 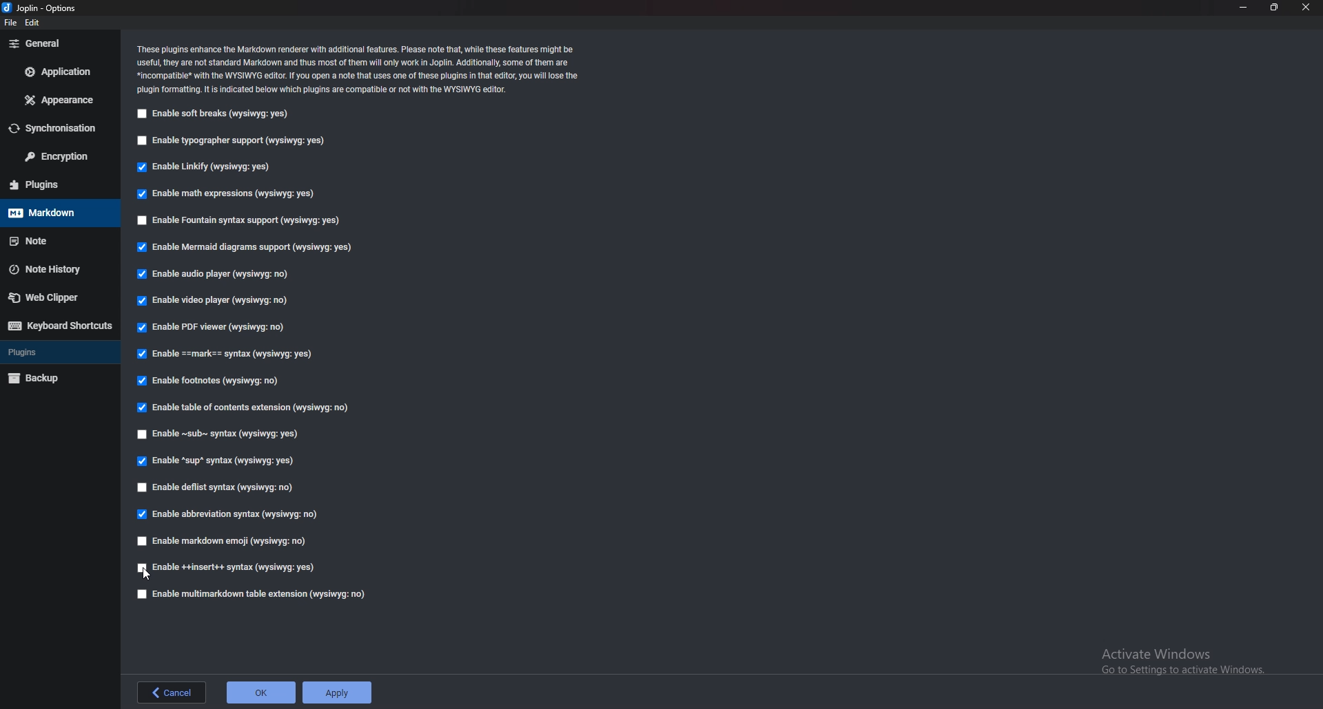 What do you see at coordinates (225, 540) in the screenshot?
I see `Enable markdown emoji (wysiwyg: no)` at bounding box center [225, 540].